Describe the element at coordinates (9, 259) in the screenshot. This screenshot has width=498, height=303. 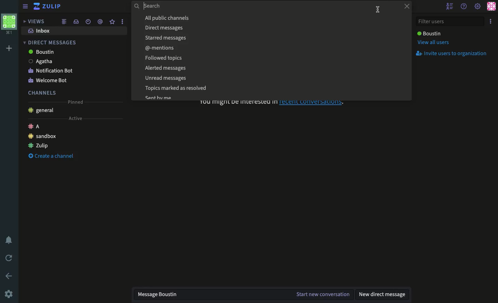
I see `Refresh` at that location.